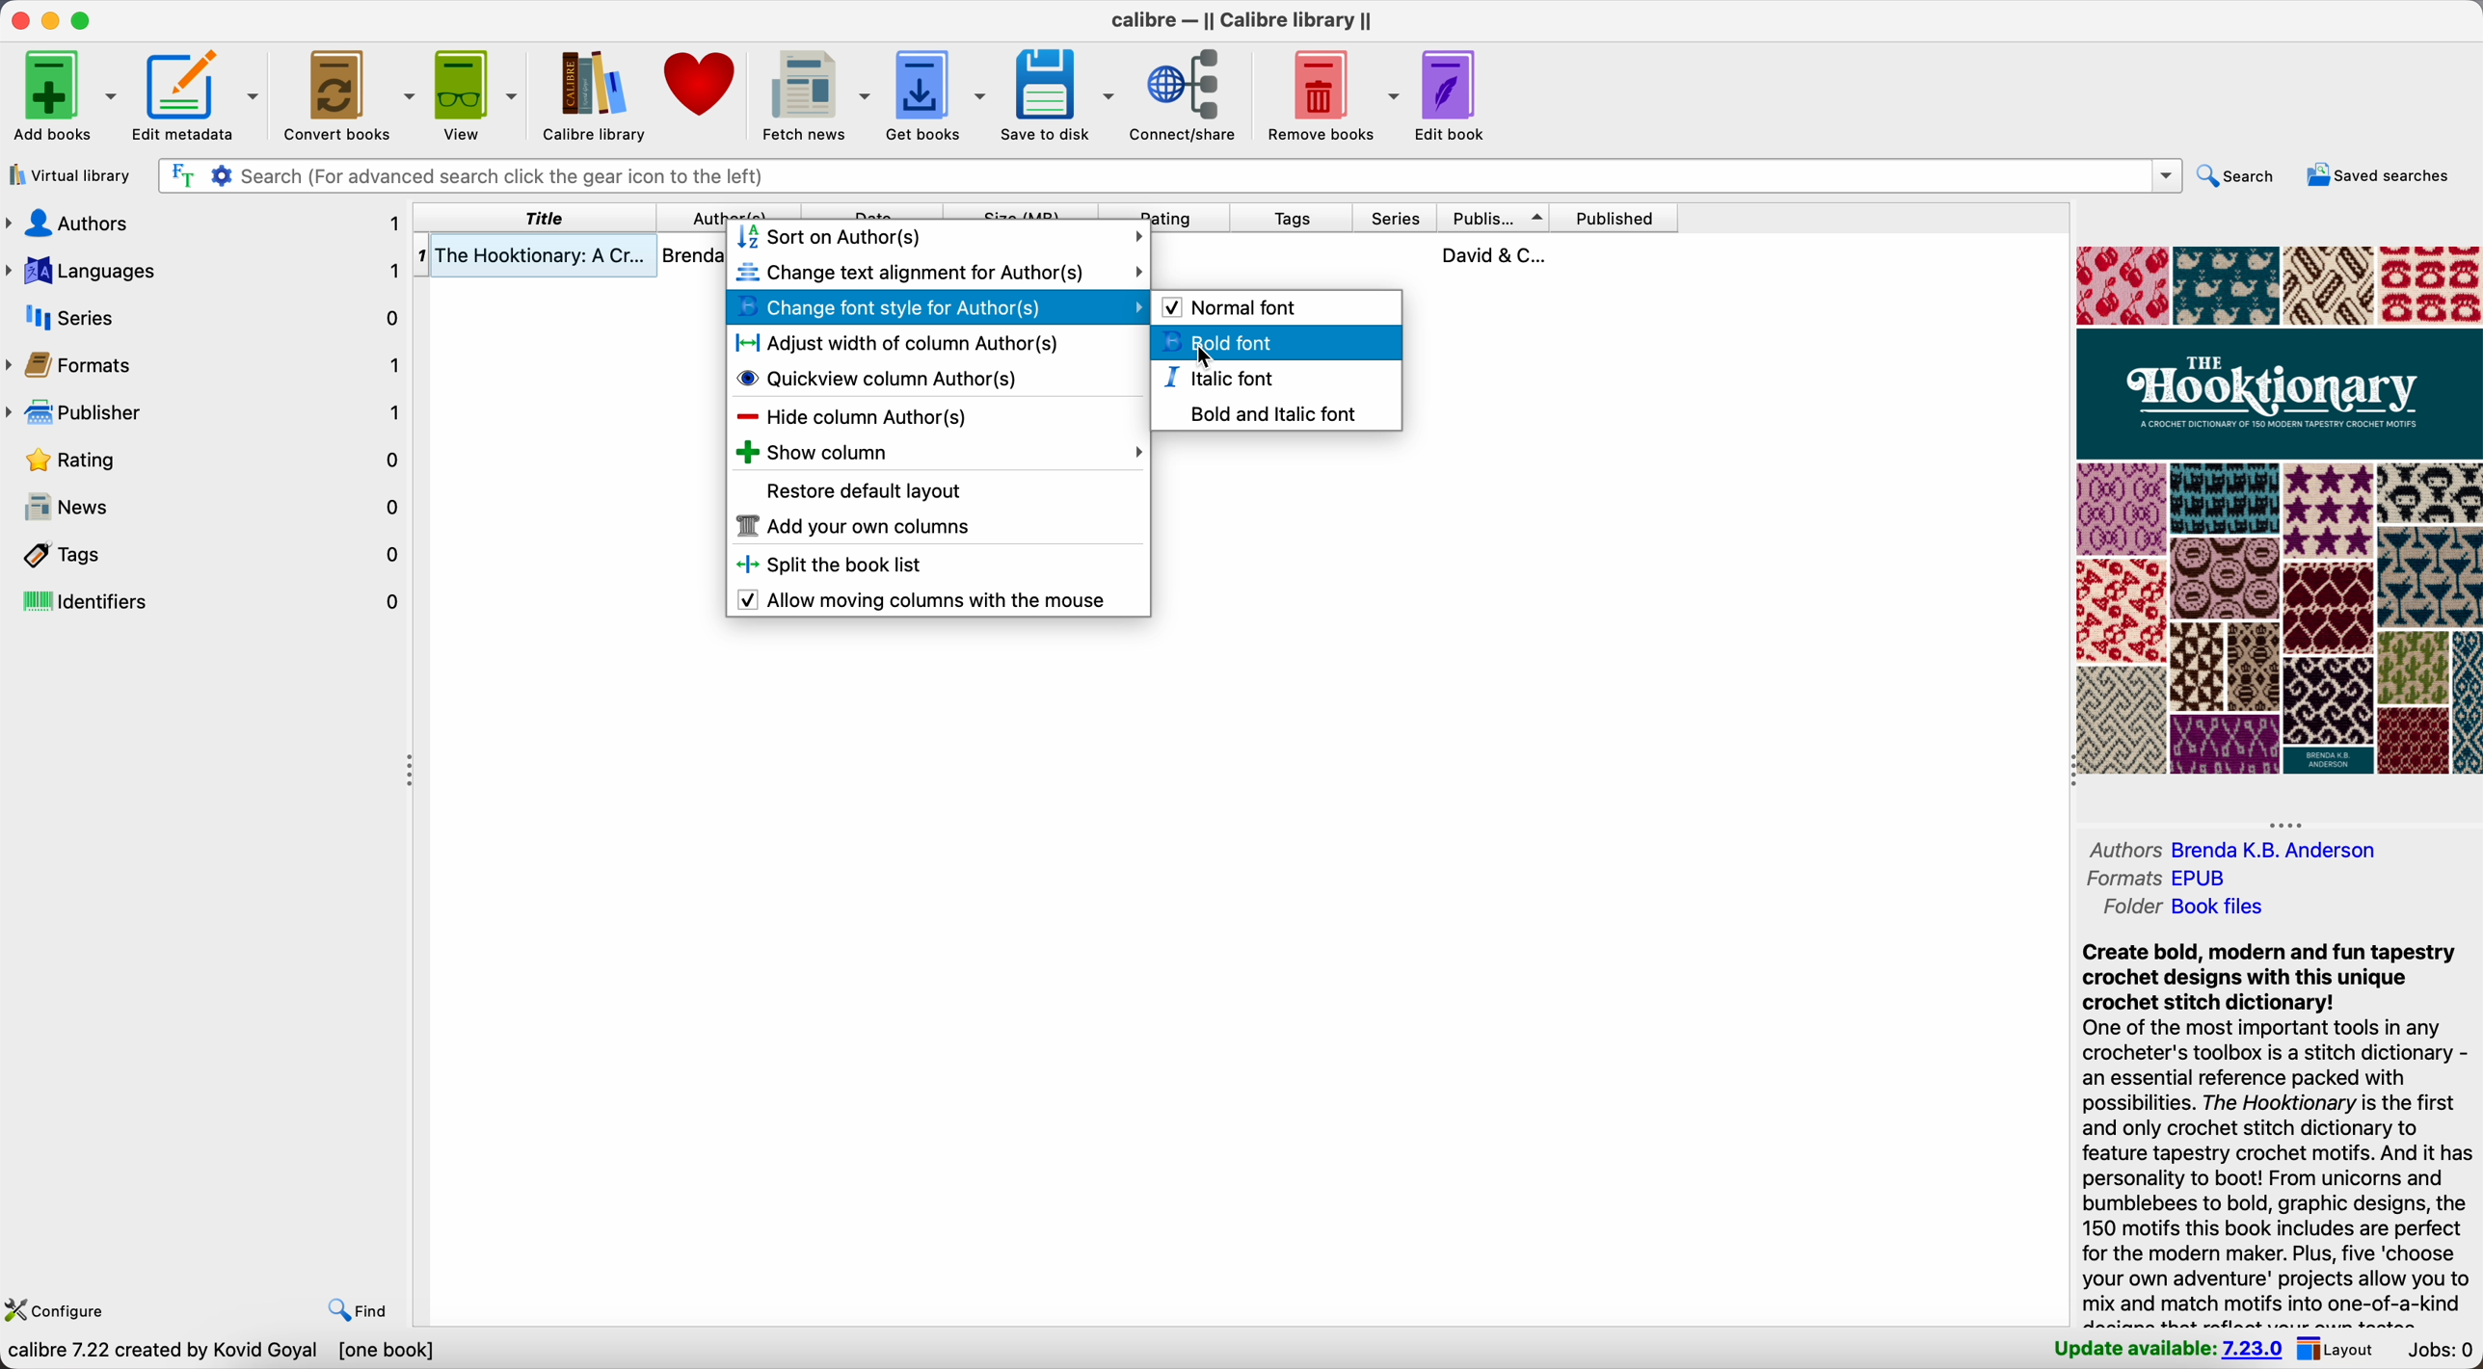 This screenshot has width=2483, height=1369. What do you see at coordinates (2162, 1350) in the screenshot?
I see `update available` at bounding box center [2162, 1350].